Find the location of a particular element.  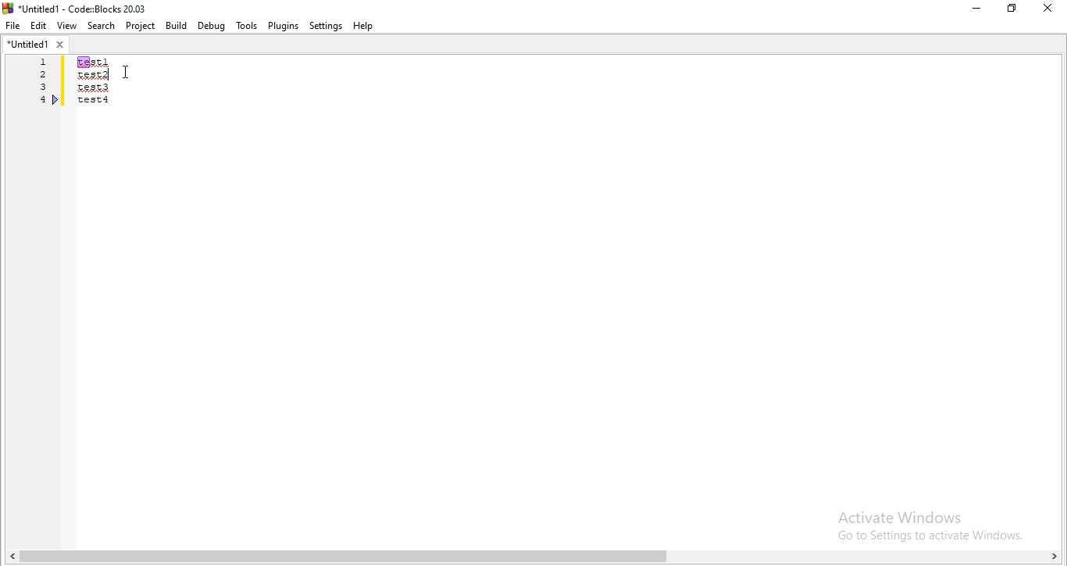

help is located at coordinates (365, 26).